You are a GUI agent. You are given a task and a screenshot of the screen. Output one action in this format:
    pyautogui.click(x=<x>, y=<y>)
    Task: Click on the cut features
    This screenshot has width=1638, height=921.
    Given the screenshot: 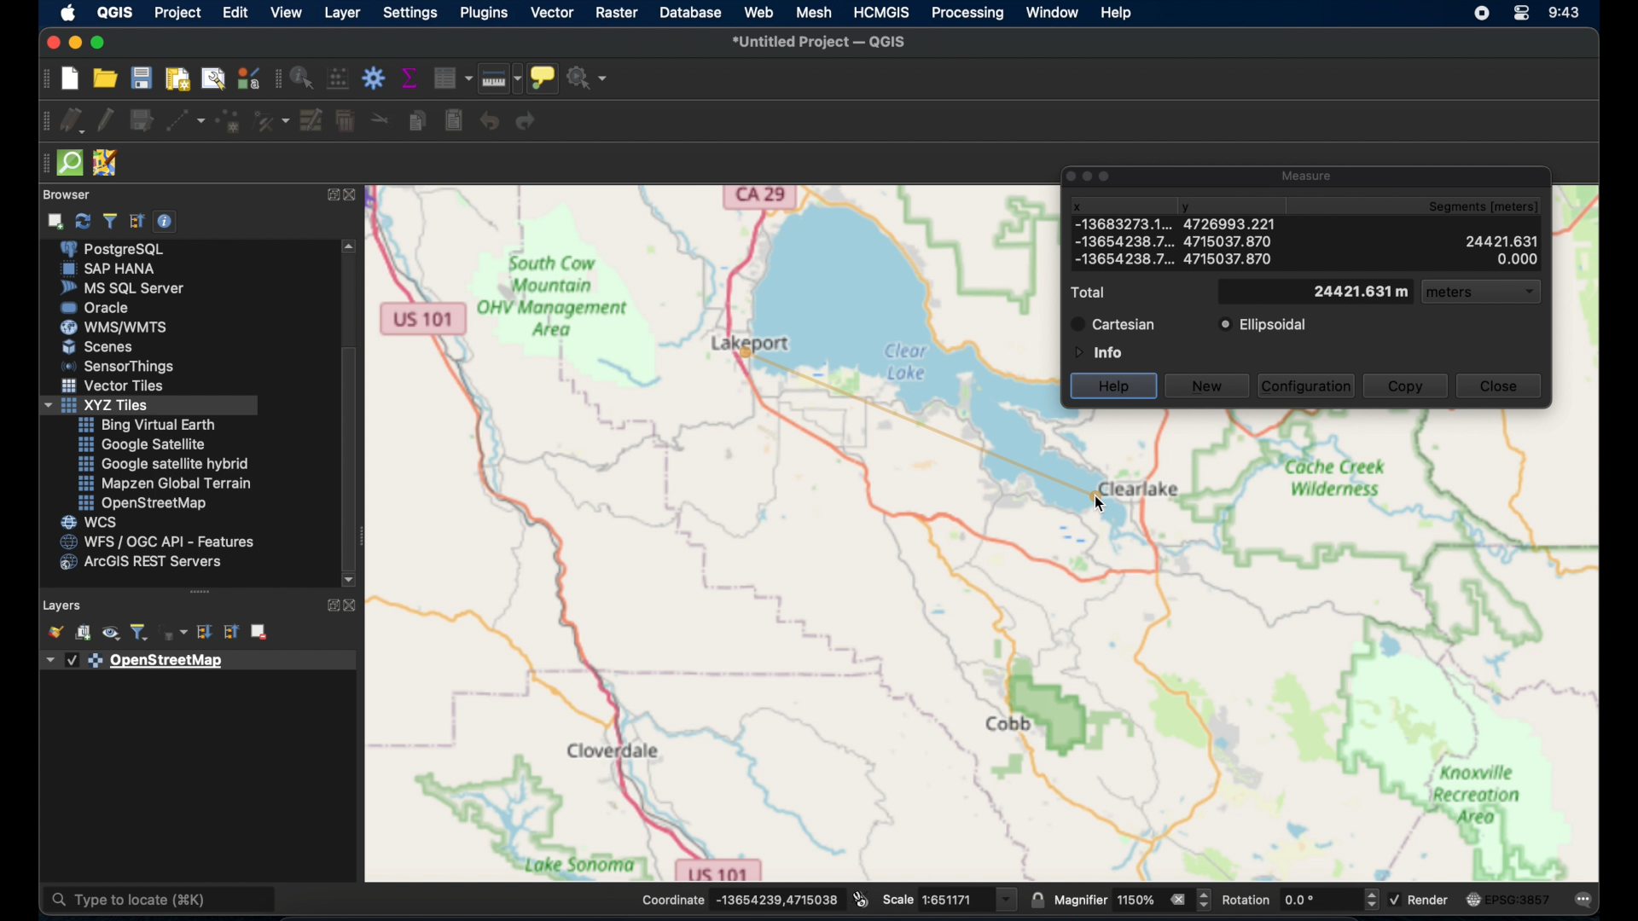 What is the action you would take?
    pyautogui.click(x=377, y=119)
    